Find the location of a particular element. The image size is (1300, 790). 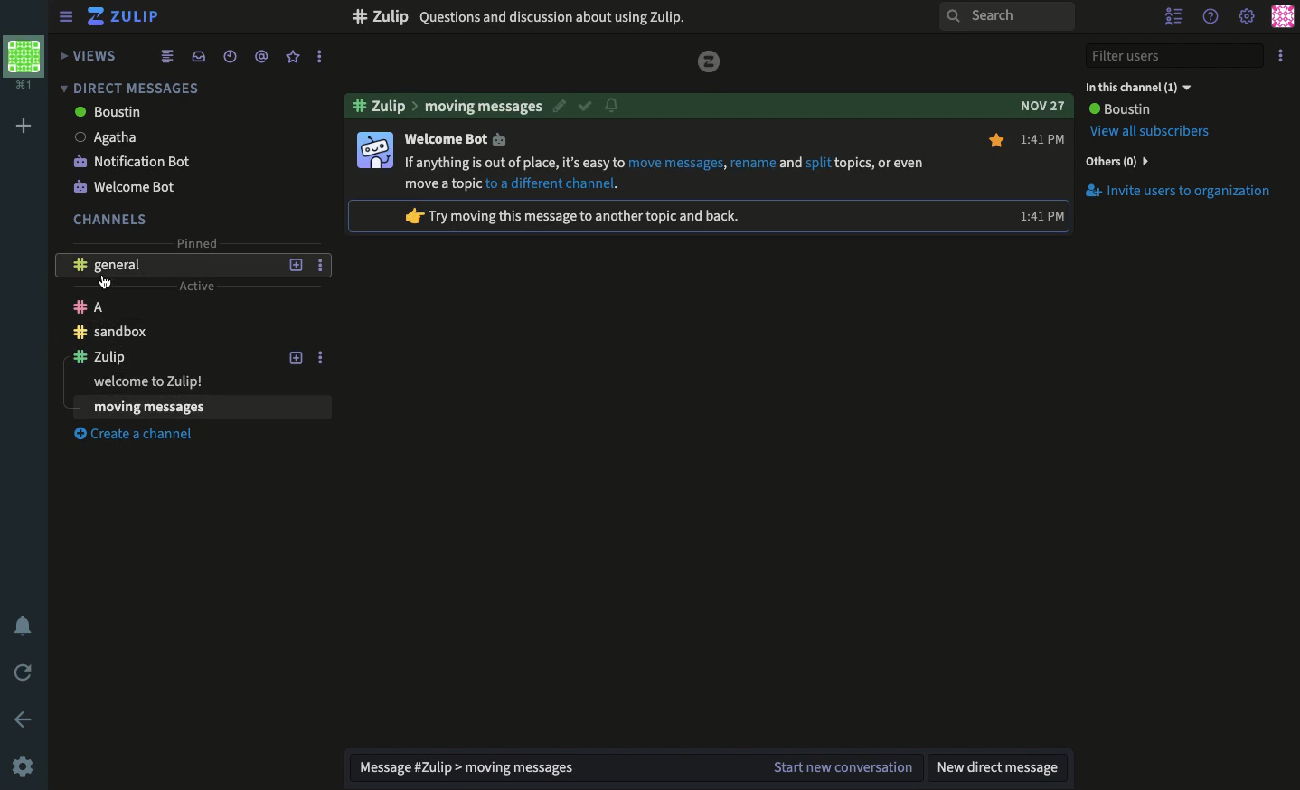

Direct messages is located at coordinates (127, 88).